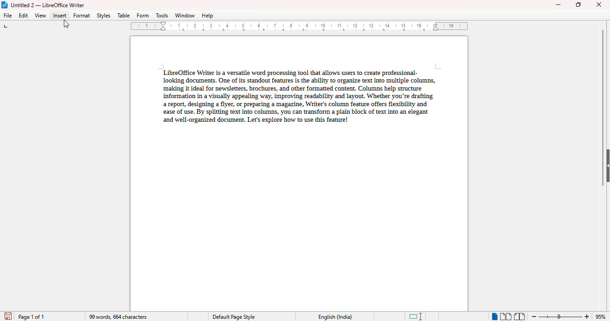 The width and height of the screenshot is (610, 321). Describe the element at coordinates (297, 94) in the screenshot. I see `LibreOffice Writer is a versatile word processing tool that allows users to create professional looking documents. One of its standout features is the ability to organize text into multiple columns,‘ making it ideal for newsletters, brochures, and other formatted content. Columns help structure information in a visually appealing way, improving readability and layout. Whether you're drafting a report, designing a flyer, or preparing a magazine, Writer's column feature offers flexibility and ease of use. By splitting text into columns, you can transform a plain block of text into an elegant and well-organized document. Let's explore how $0 use this features!` at that location.